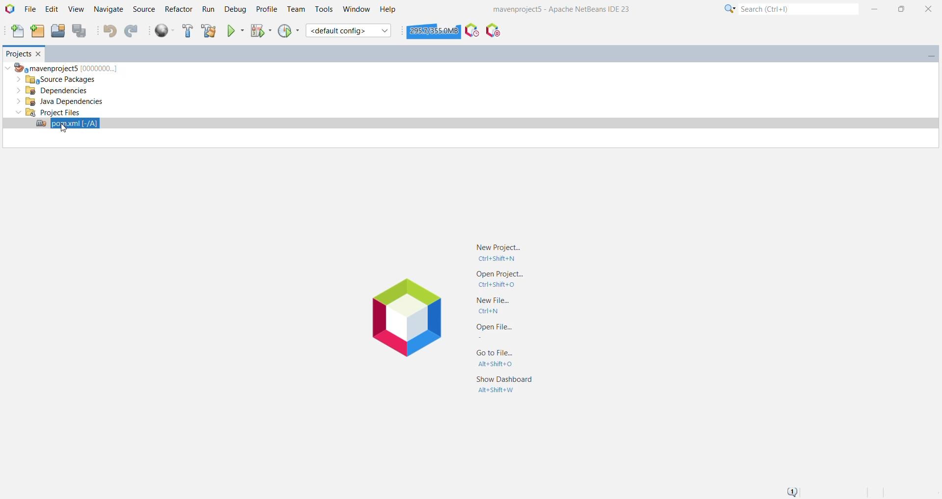 Image resolution: width=942 pixels, height=499 pixels. What do you see at coordinates (234, 10) in the screenshot?
I see `Debug` at bounding box center [234, 10].